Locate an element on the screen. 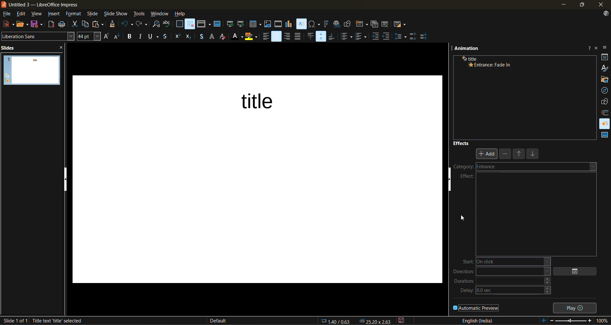 This screenshot has height=325, width=611. snap to grid is located at coordinates (190, 24).